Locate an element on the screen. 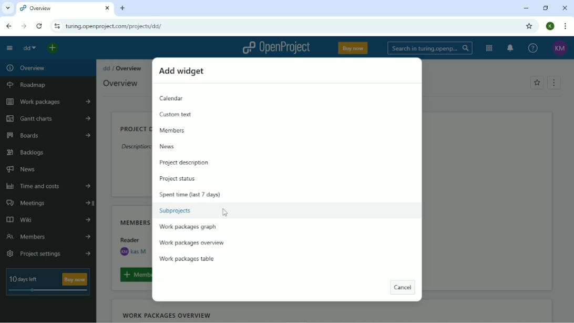  Overview is located at coordinates (129, 68).